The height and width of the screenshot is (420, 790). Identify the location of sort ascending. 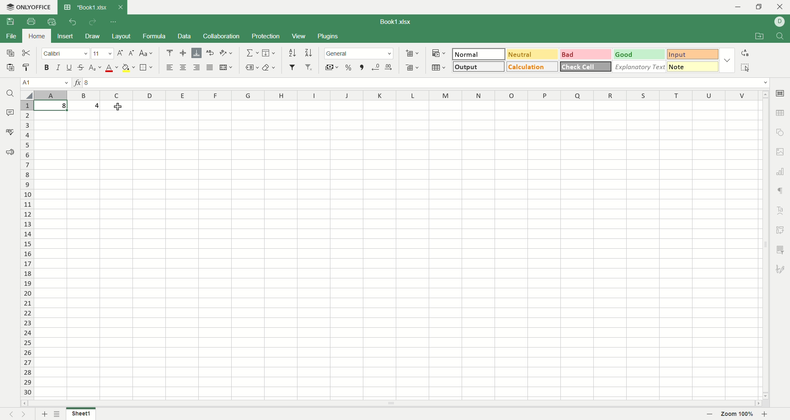
(293, 53).